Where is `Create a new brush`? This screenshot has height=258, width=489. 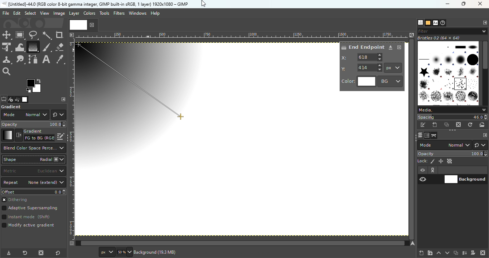 Create a new brush is located at coordinates (435, 125).